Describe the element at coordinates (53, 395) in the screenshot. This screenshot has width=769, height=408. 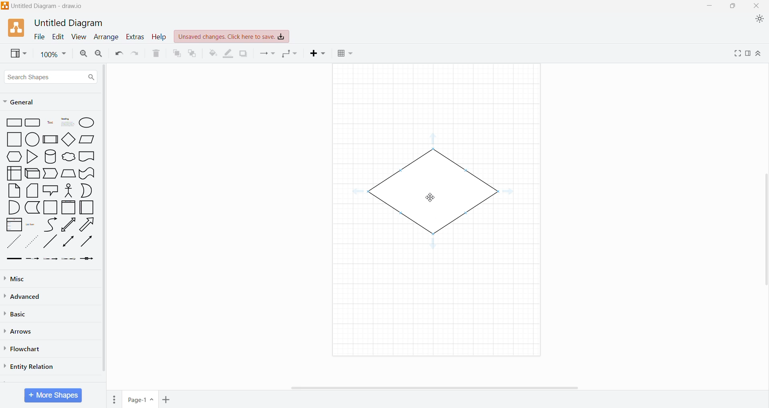
I see `More Shapes` at that location.